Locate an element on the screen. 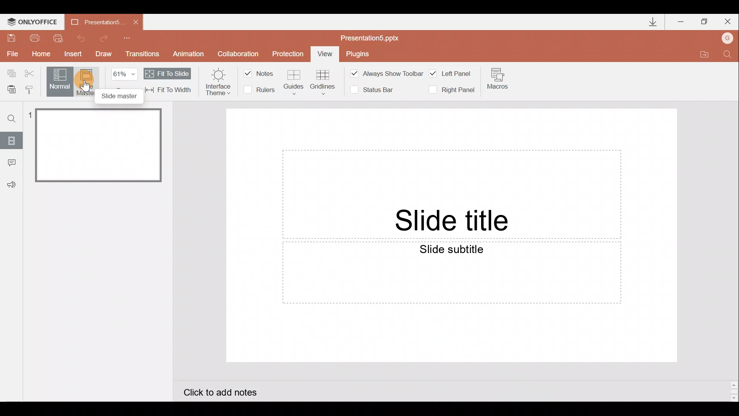 This screenshot has width=739, height=416. Customize quick access toolbar is located at coordinates (132, 38).